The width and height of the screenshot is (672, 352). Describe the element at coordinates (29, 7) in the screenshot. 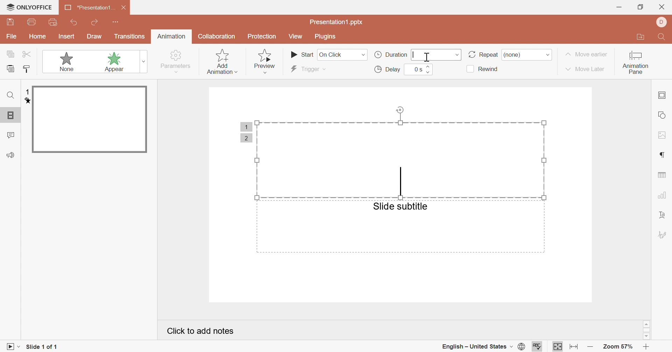

I see `ONLYOFFICE` at that location.